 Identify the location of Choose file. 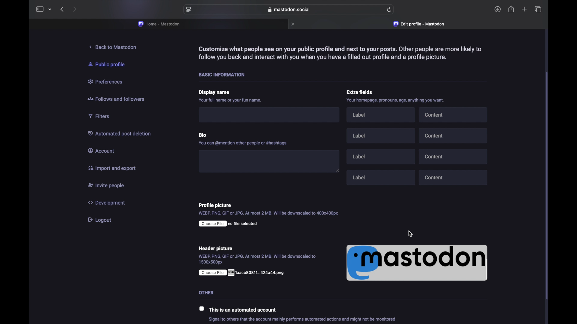
(243, 272).